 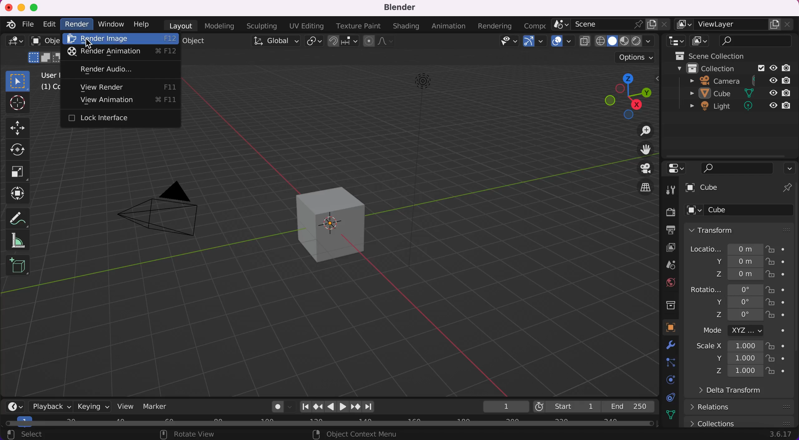 I want to click on light, so click(x=714, y=107).